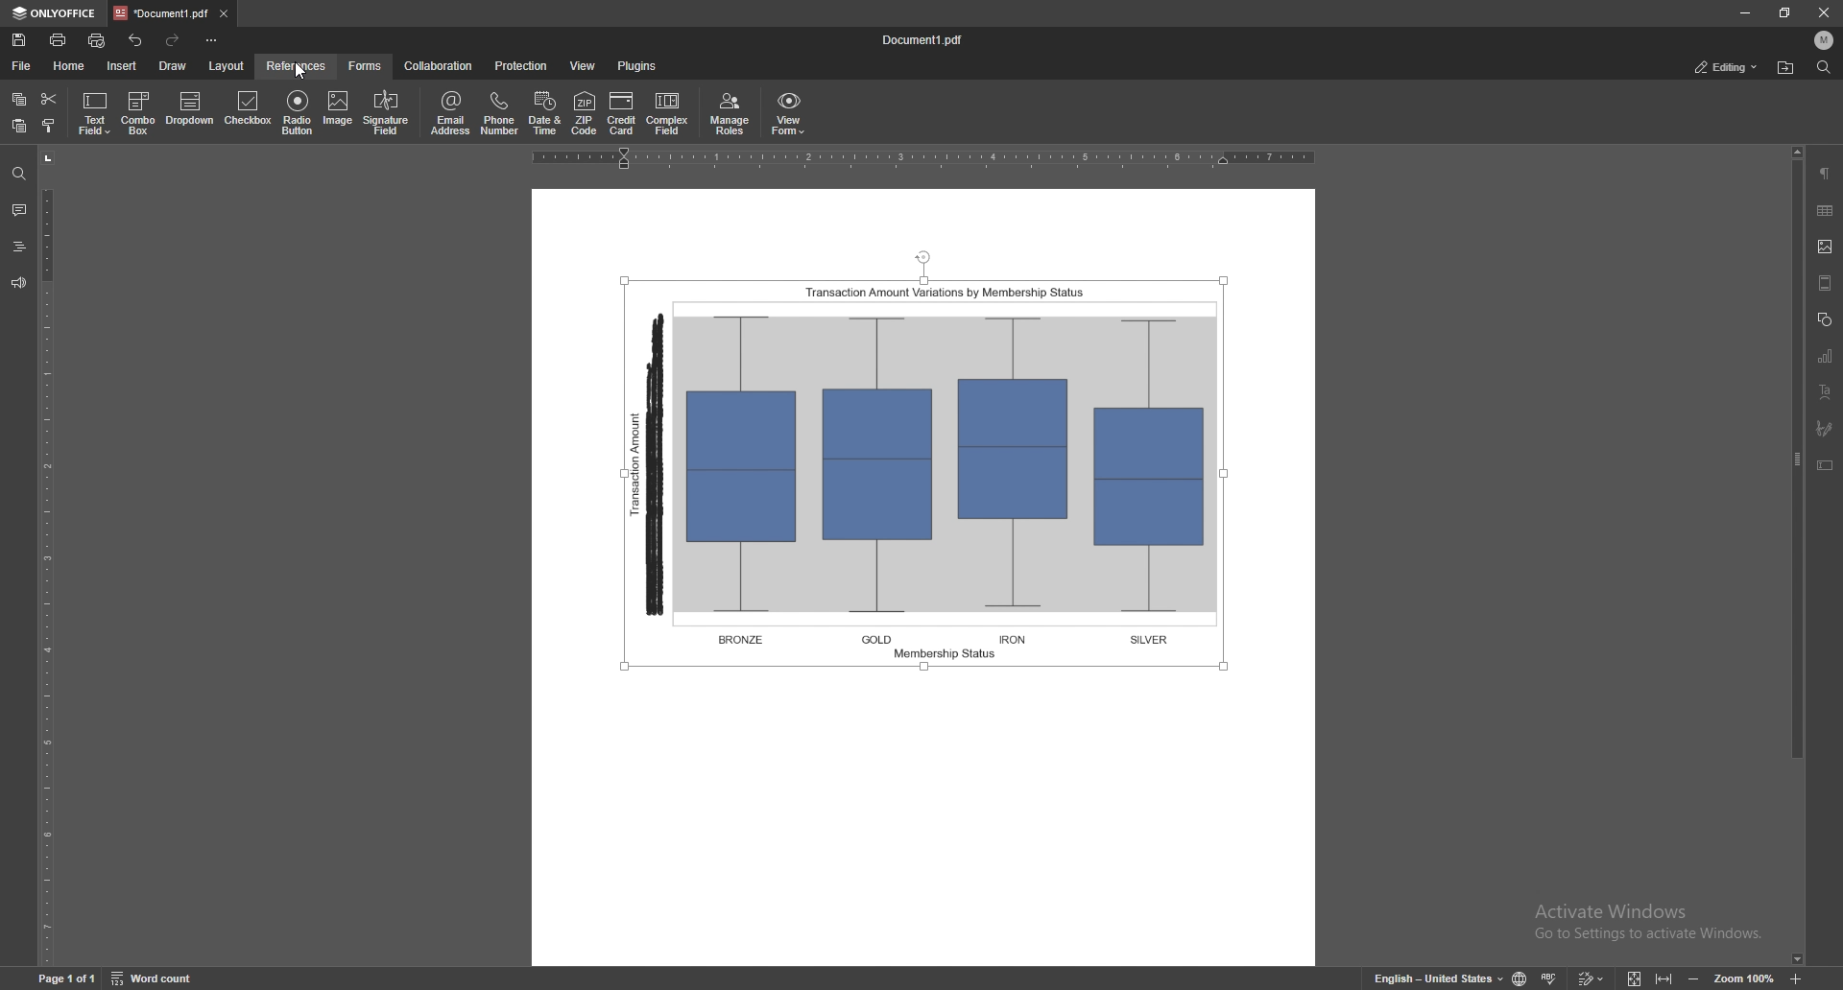 Image resolution: width=1843 pixels, height=990 pixels. I want to click on change doc language, so click(1522, 978).